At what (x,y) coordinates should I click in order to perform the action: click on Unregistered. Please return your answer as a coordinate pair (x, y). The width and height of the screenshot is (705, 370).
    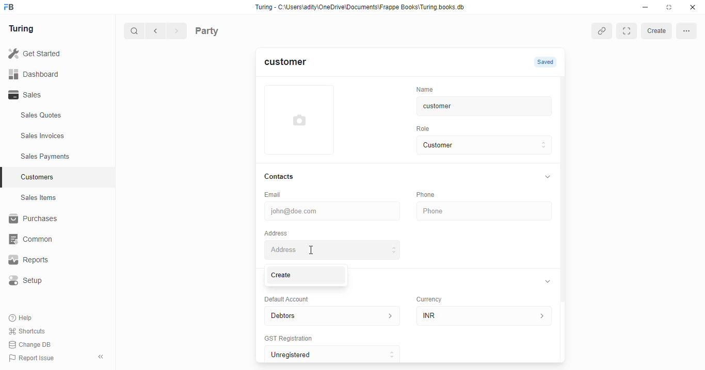
    Looking at the image, I should click on (333, 352).